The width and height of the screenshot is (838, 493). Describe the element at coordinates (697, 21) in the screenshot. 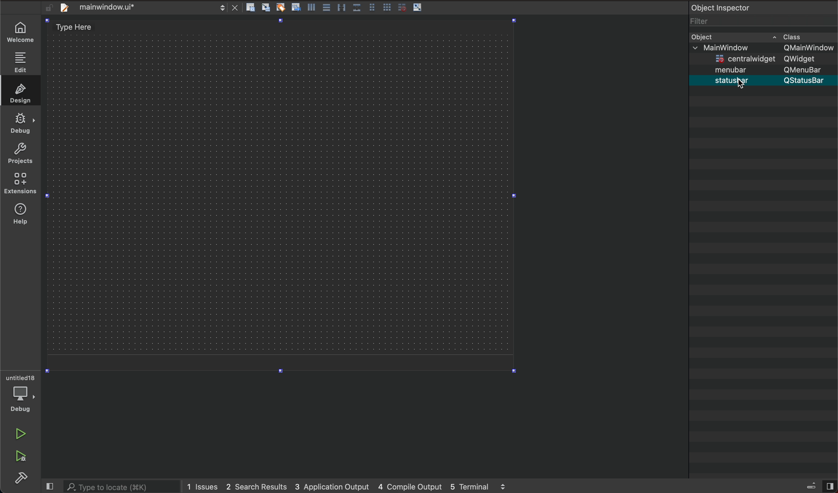

I see `filter` at that location.